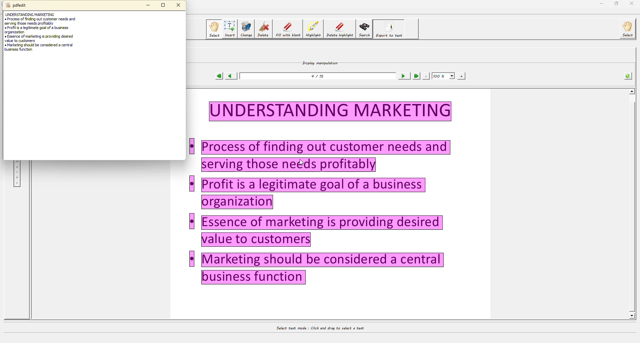  Describe the element at coordinates (633, 5) in the screenshot. I see `` at that location.